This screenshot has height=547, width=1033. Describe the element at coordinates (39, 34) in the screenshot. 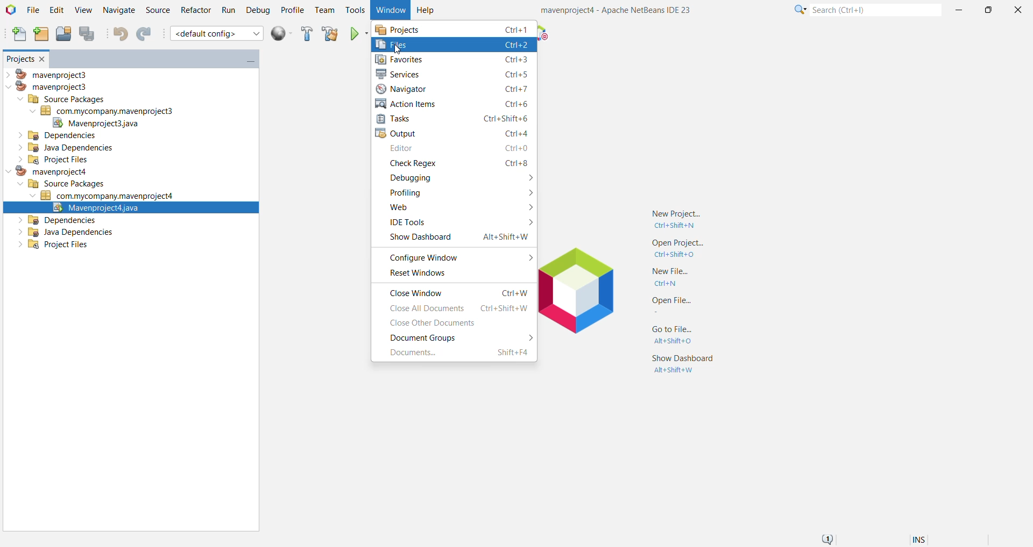

I see `New Project` at that location.